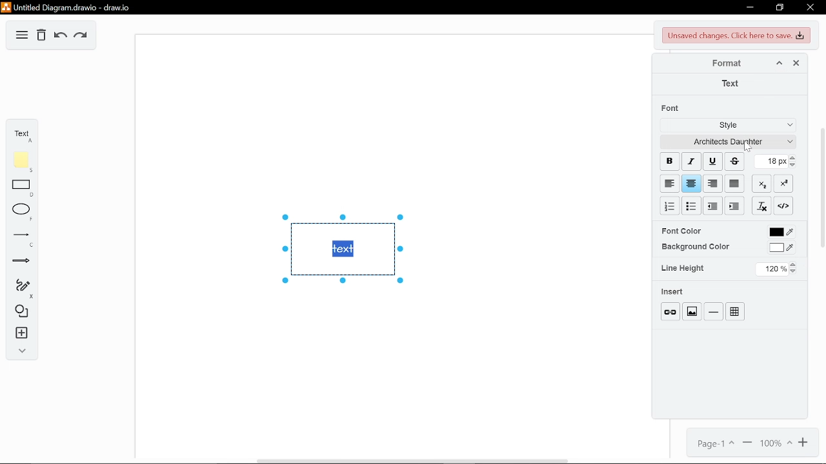 This screenshot has height=464, width=826. Describe the element at coordinates (822, 187) in the screenshot. I see `vertical scrollbar` at that location.